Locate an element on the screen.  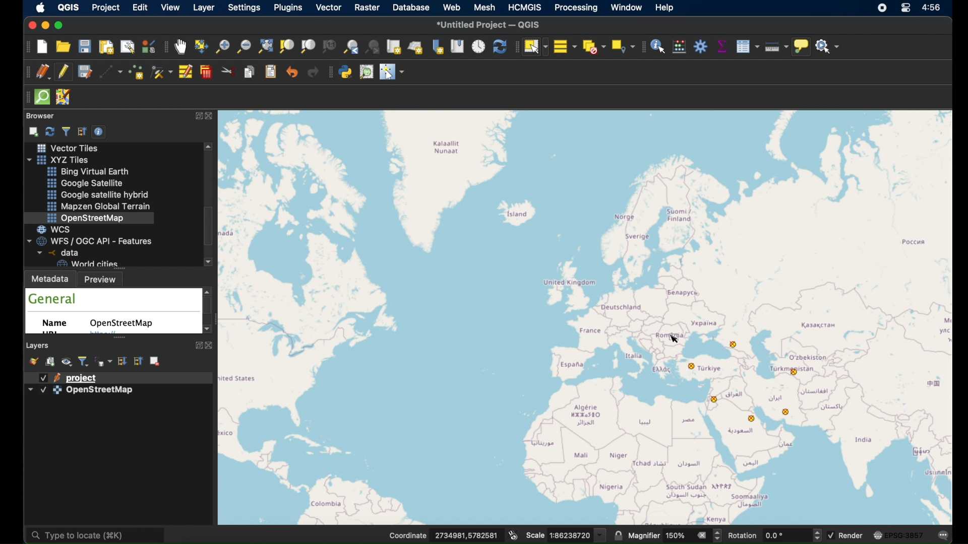
switches the mouse cursor to a configurable pointer is located at coordinates (392, 72).